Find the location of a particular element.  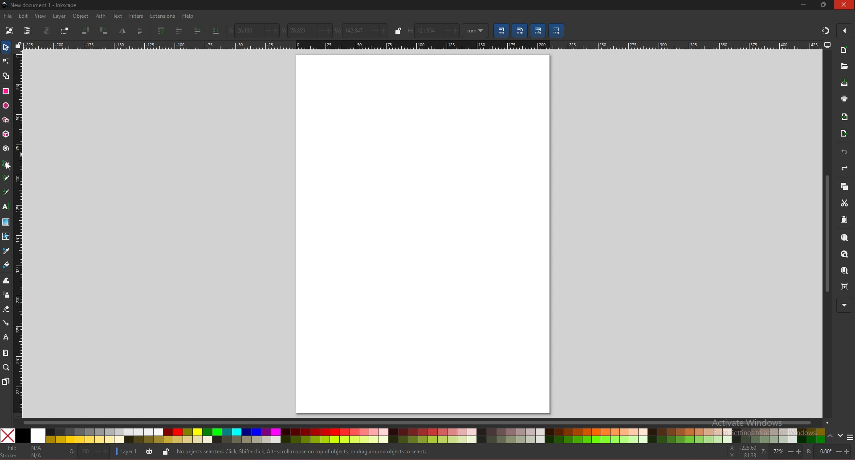

rotation is located at coordinates (828, 452).